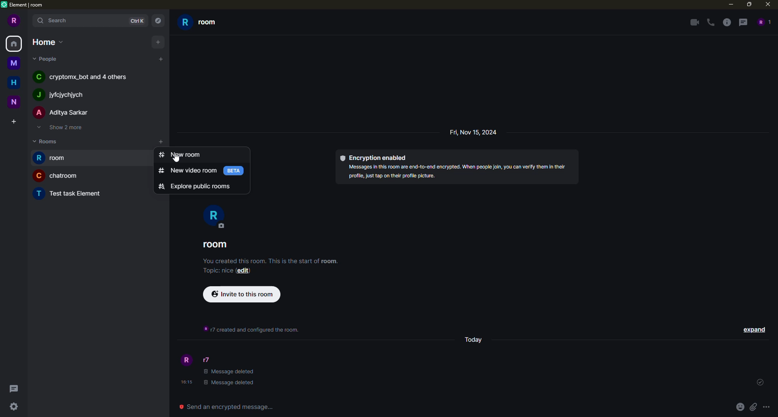  Describe the element at coordinates (63, 94) in the screenshot. I see `people` at that location.